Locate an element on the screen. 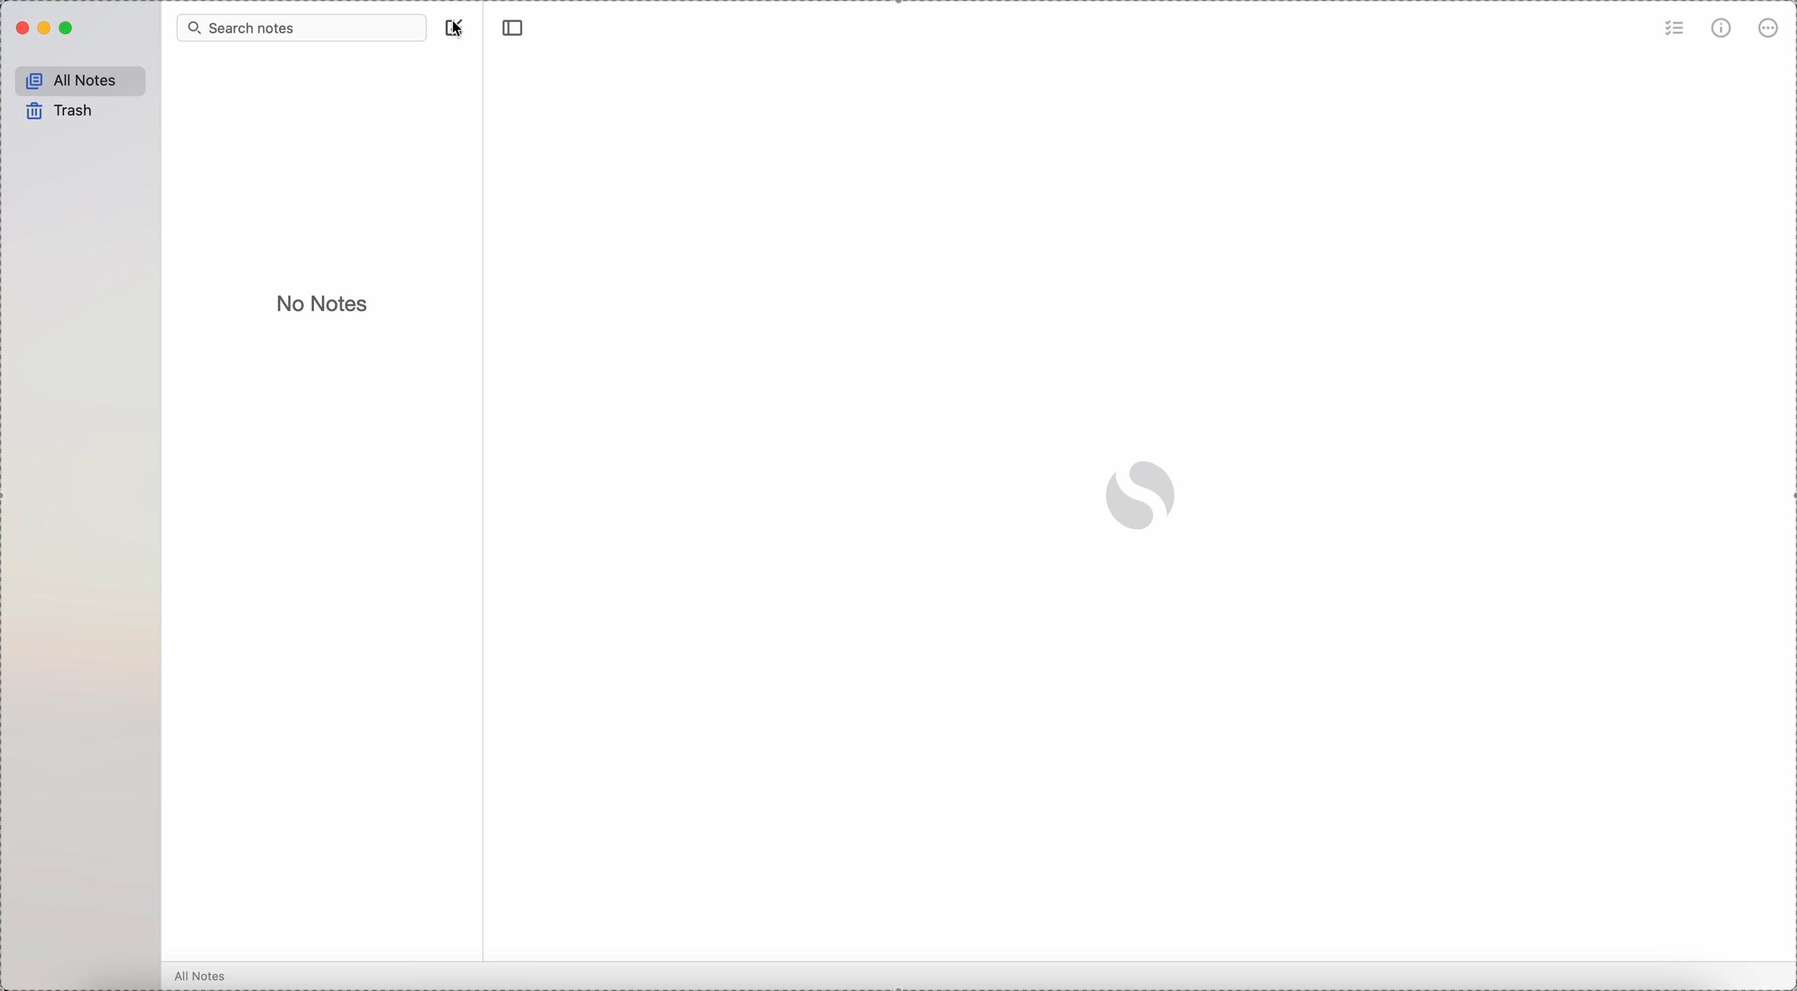 This screenshot has height=991, width=1797. check list is located at coordinates (1675, 27).